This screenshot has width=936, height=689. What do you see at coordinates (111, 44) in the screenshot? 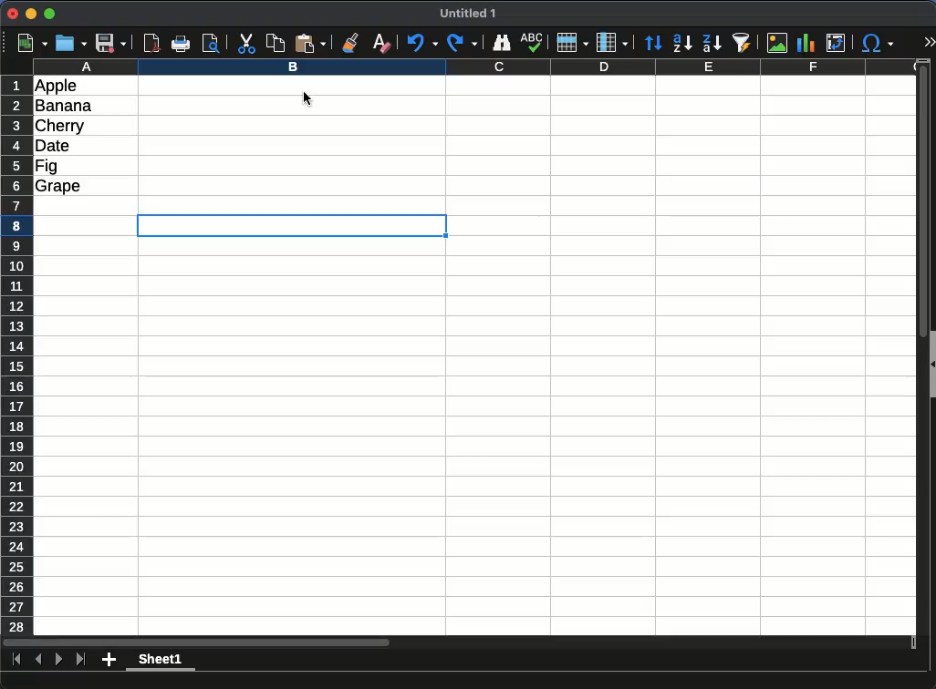
I see `save` at bounding box center [111, 44].